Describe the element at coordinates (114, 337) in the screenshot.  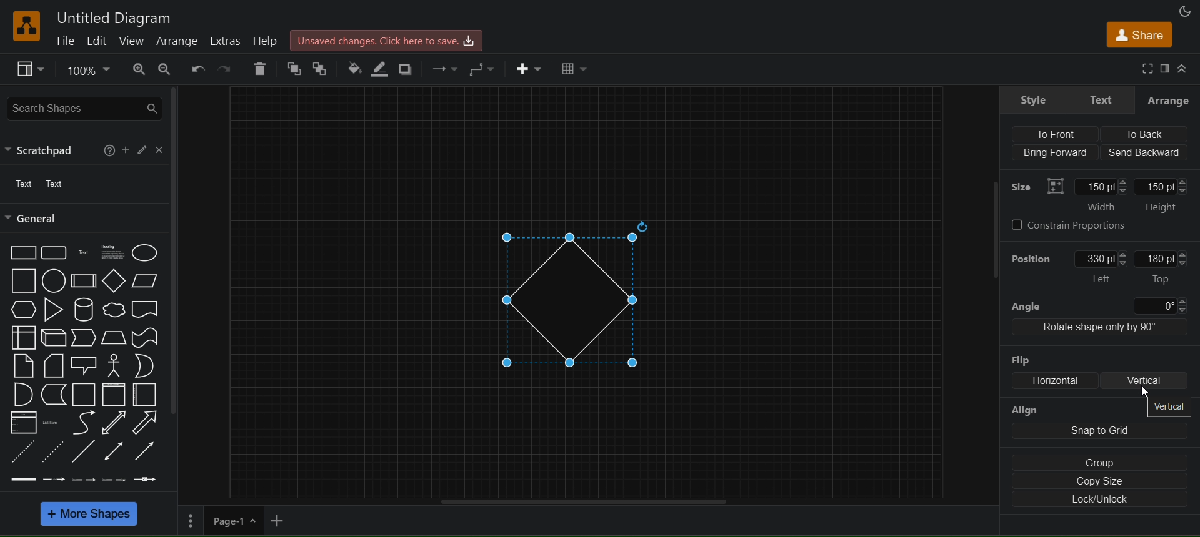
I see `trapezoid` at that location.